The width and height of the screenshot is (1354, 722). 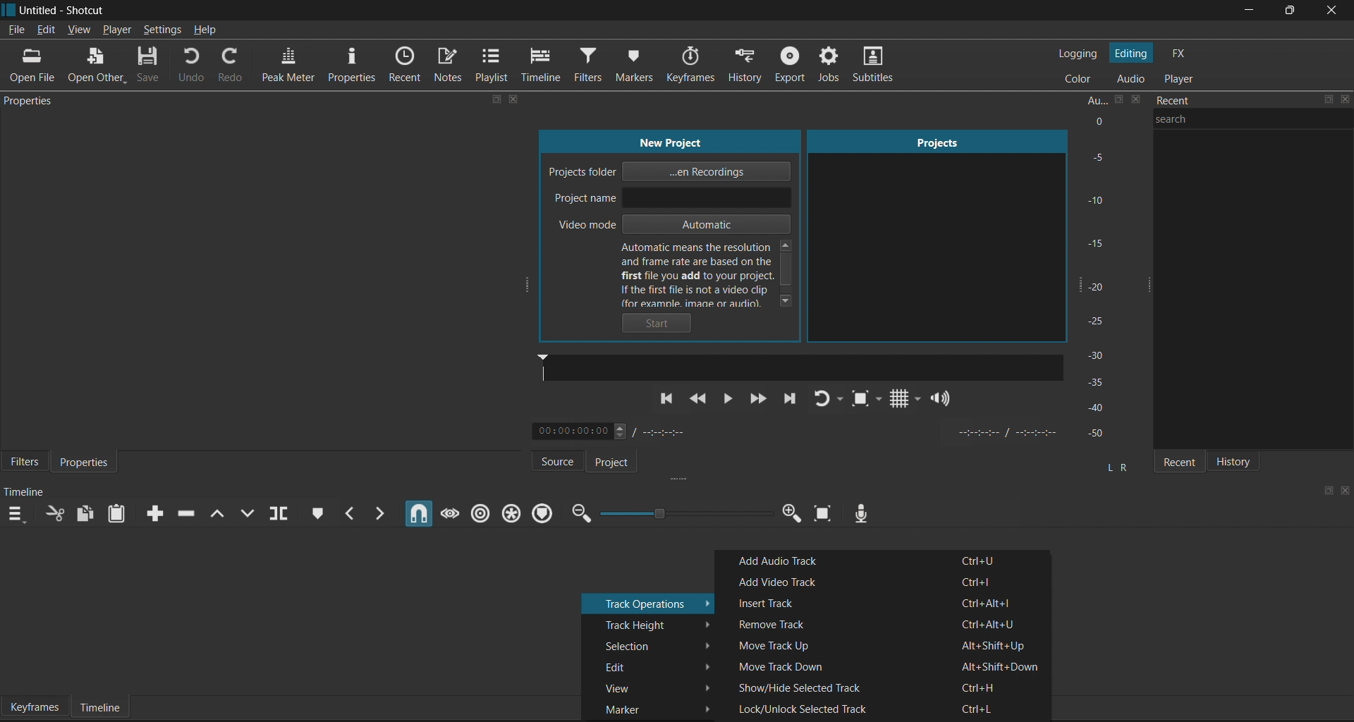 What do you see at coordinates (79, 27) in the screenshot?
I see `View` at bounding box center [79, 27].